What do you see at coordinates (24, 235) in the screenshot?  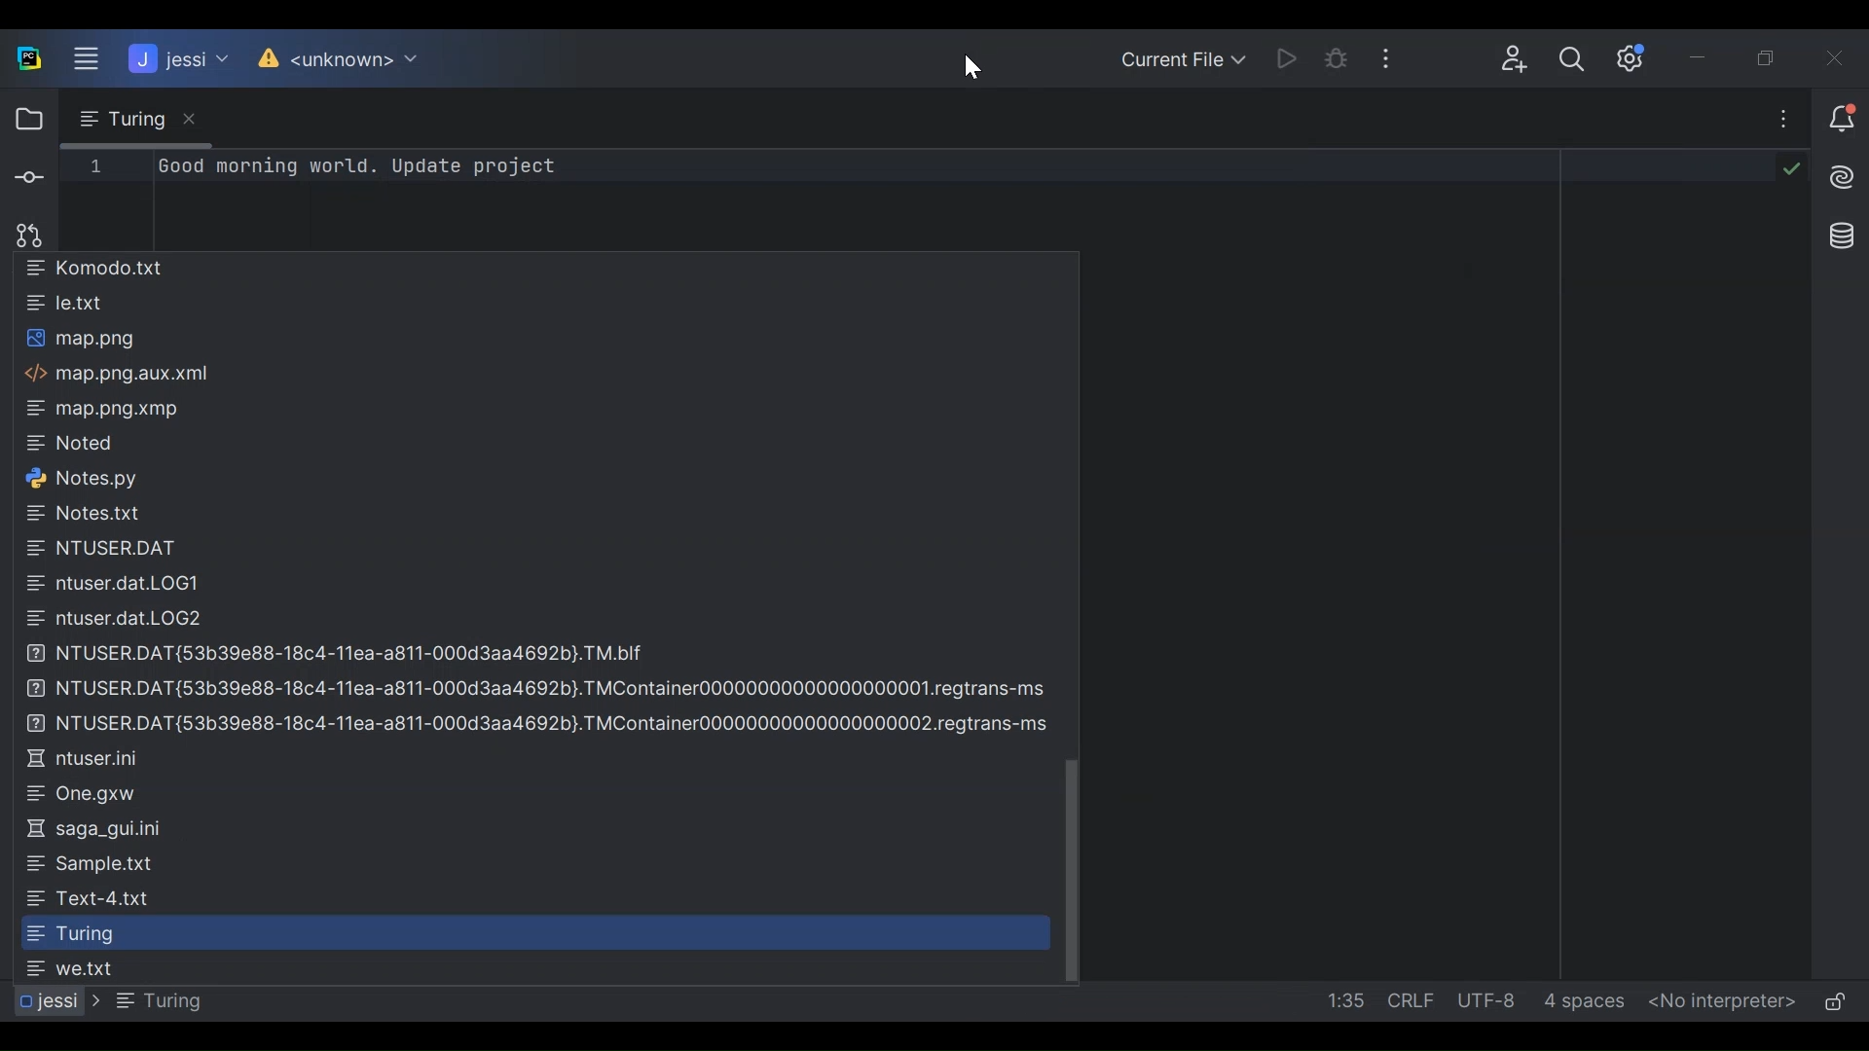 I see `Pull Requests` at bounding box center [24, 235].